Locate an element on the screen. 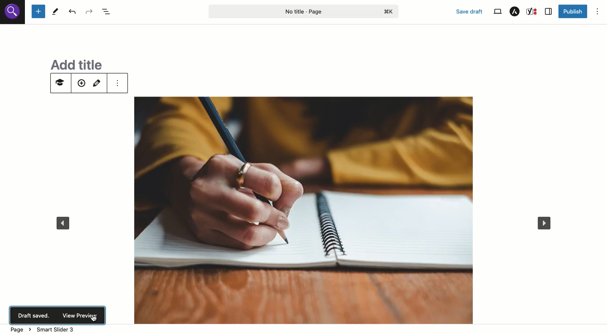  search is located at coordinates (13, 14).